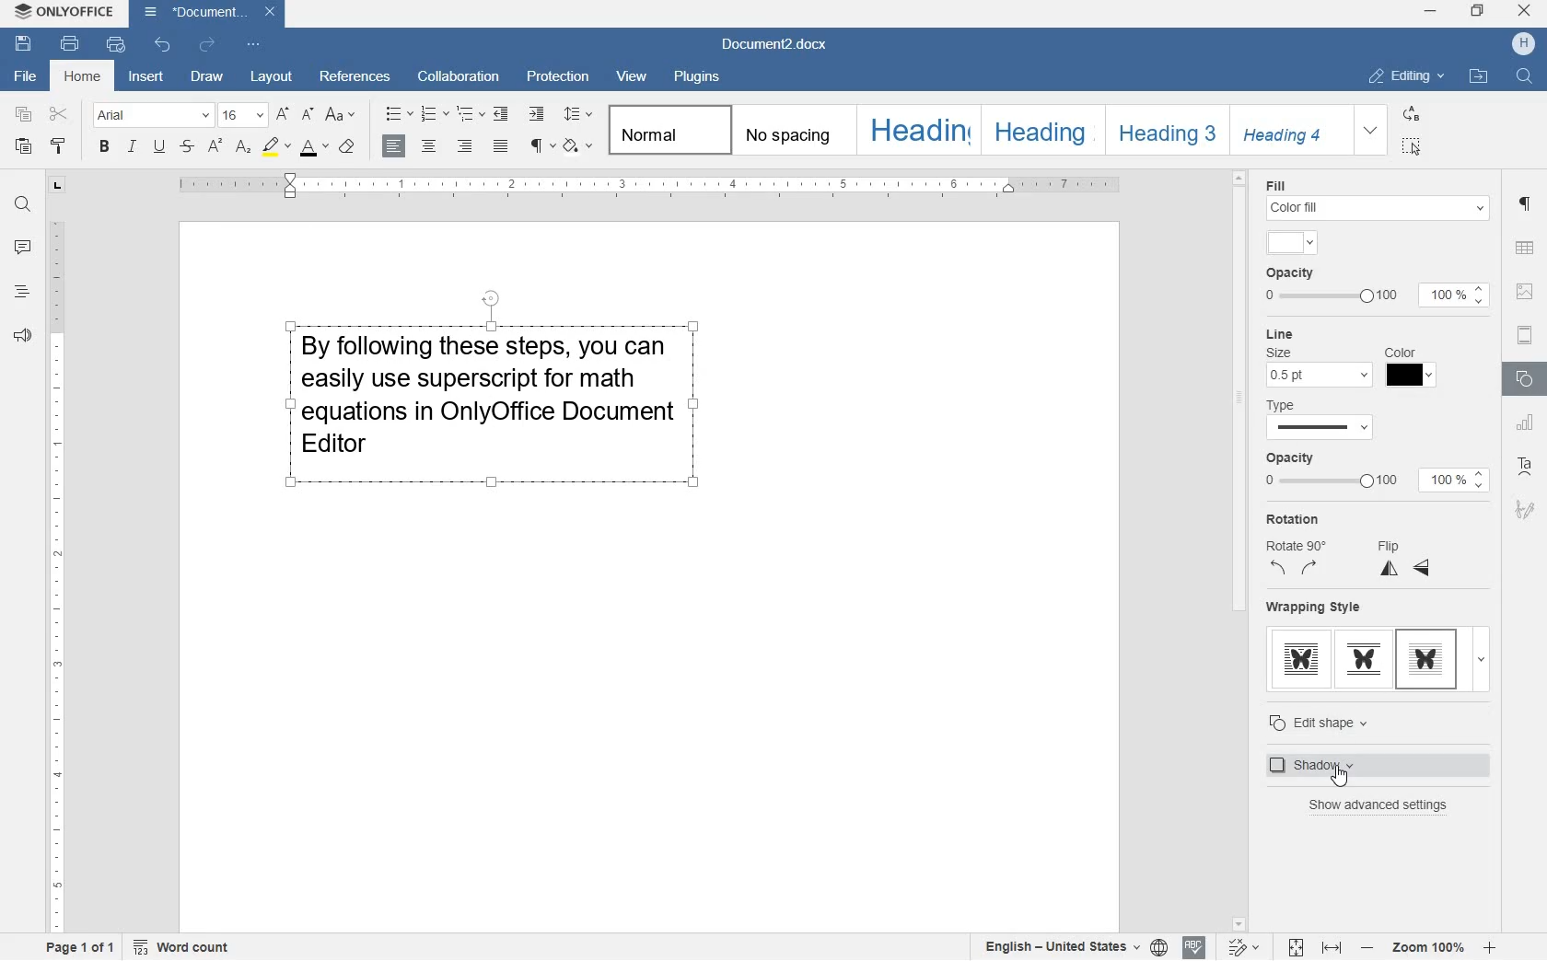 The height and width of the screenshot is (961, 1547). I want to click on tab, so click(56, 187).